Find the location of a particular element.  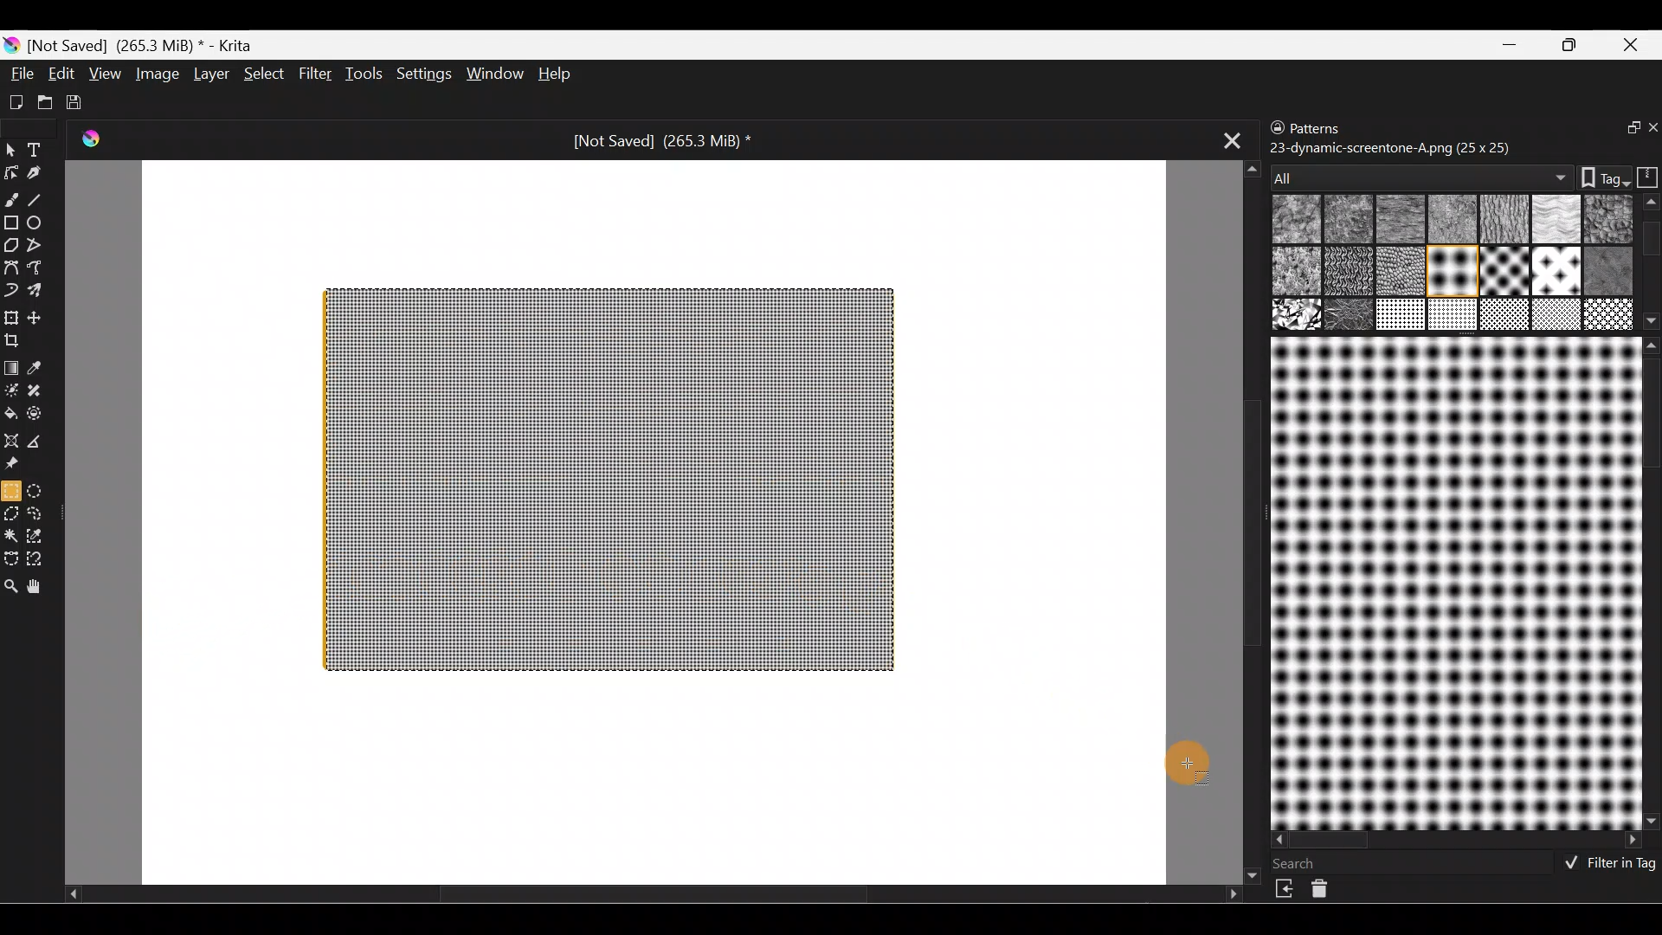

23-dynamic-screentone-A.png (25 x 25) is located at coordinates (1391, 146).